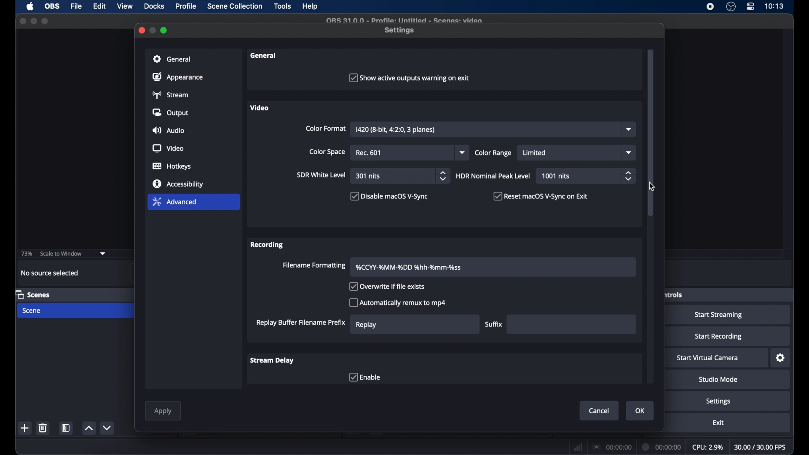 Image resolution: width=809 pixels, height=455 pixels. What do you see at coordinates (367, 325) in the screenshot?
I see `replay` at bounding box center [367, 325].